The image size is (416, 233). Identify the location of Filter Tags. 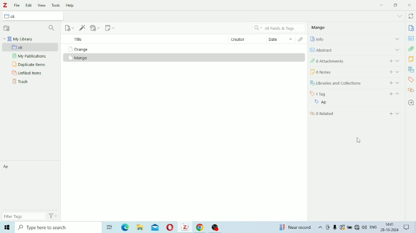
(22, 216).